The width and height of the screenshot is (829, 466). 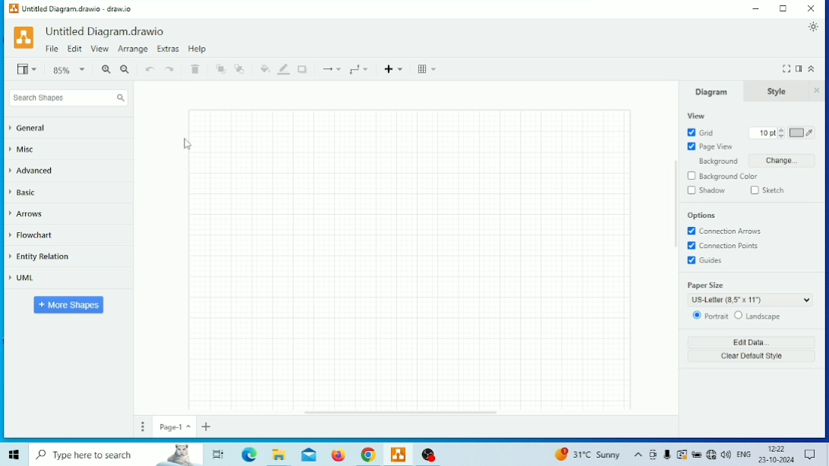 I want to click on View, so click(x=29, y=68).